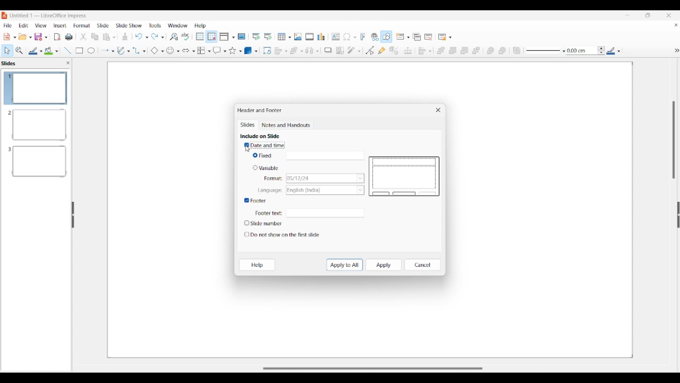  I want to click on Copy, so click(93, 36).